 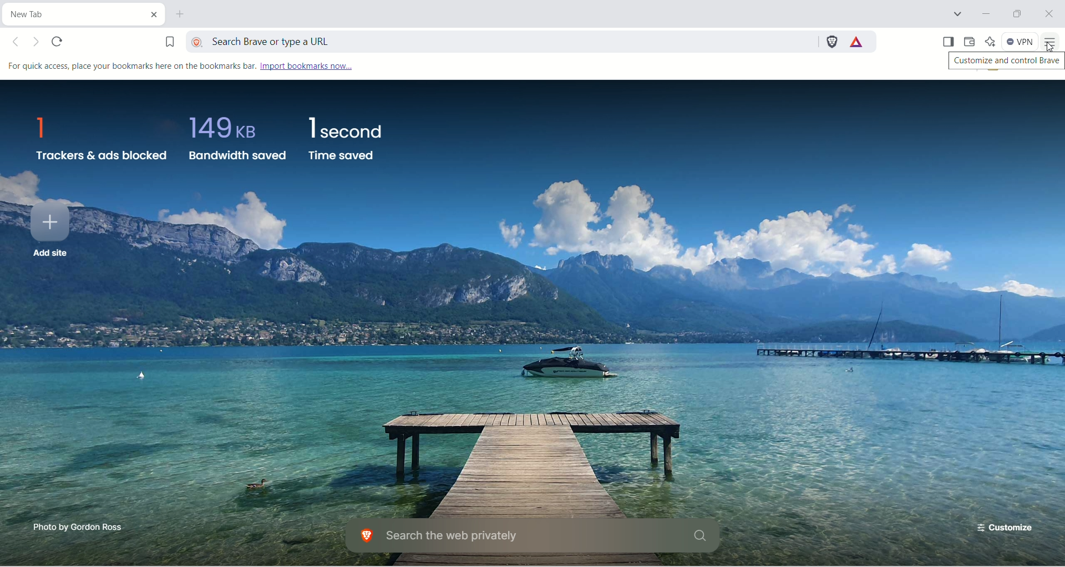 I want to click on more, so click(x=1053, y=41).